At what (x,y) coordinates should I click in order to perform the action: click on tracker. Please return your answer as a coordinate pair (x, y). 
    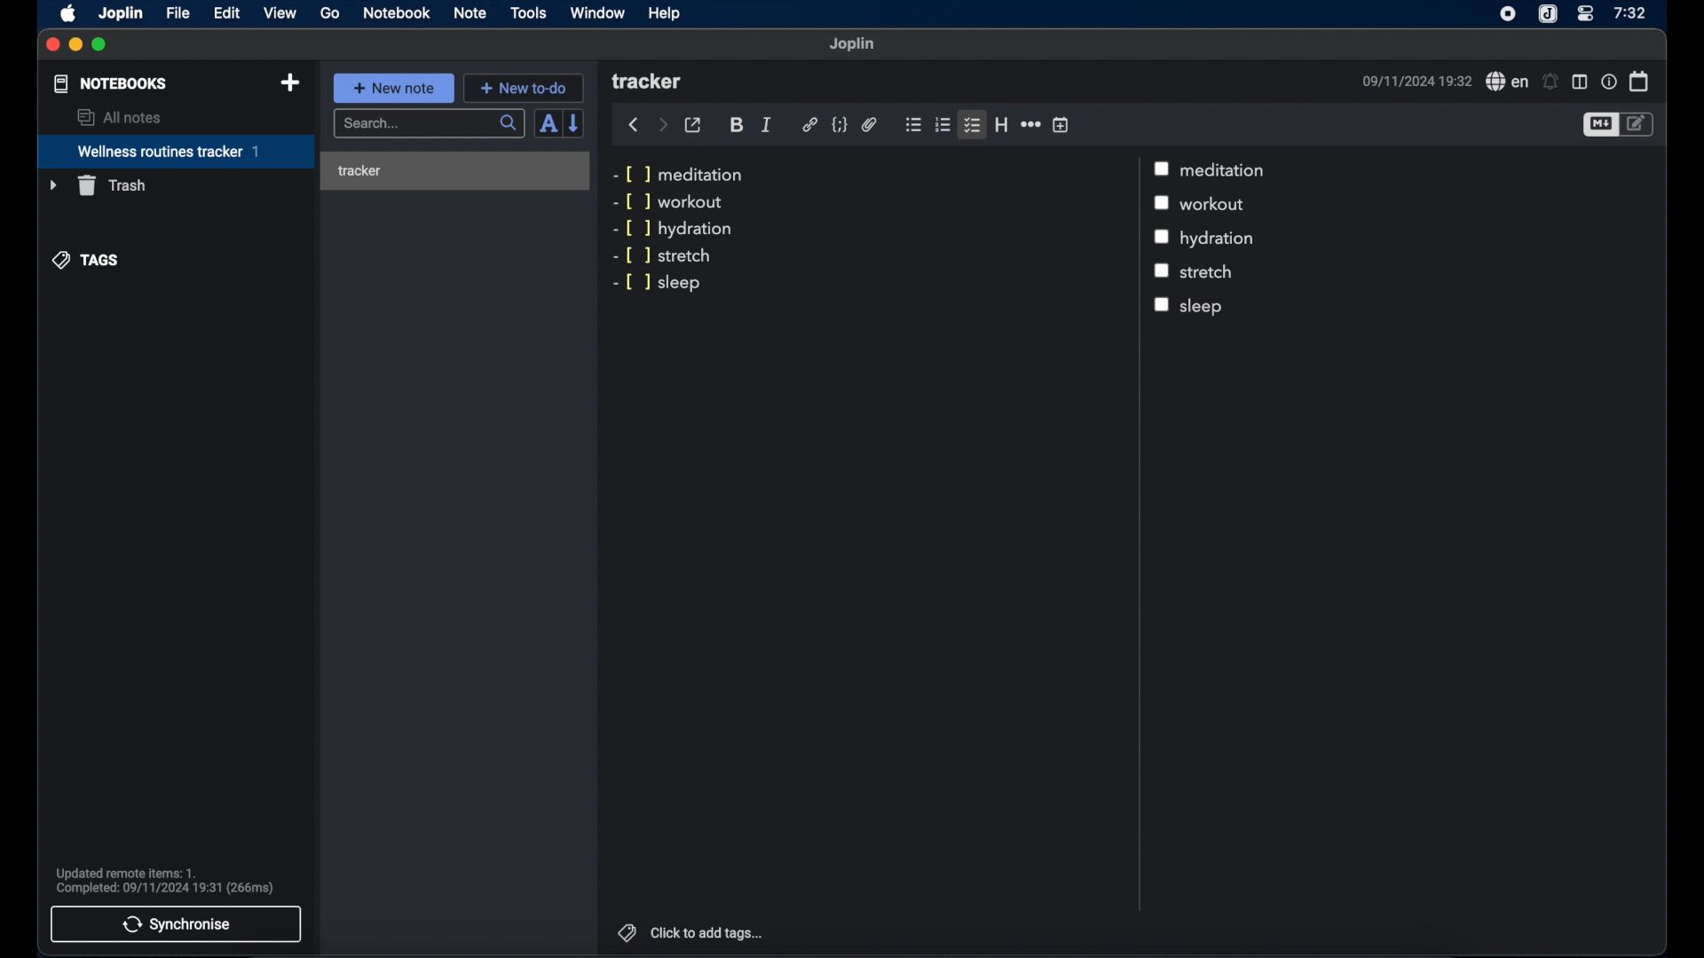
    Looking at the image, I should click on (450, 170).